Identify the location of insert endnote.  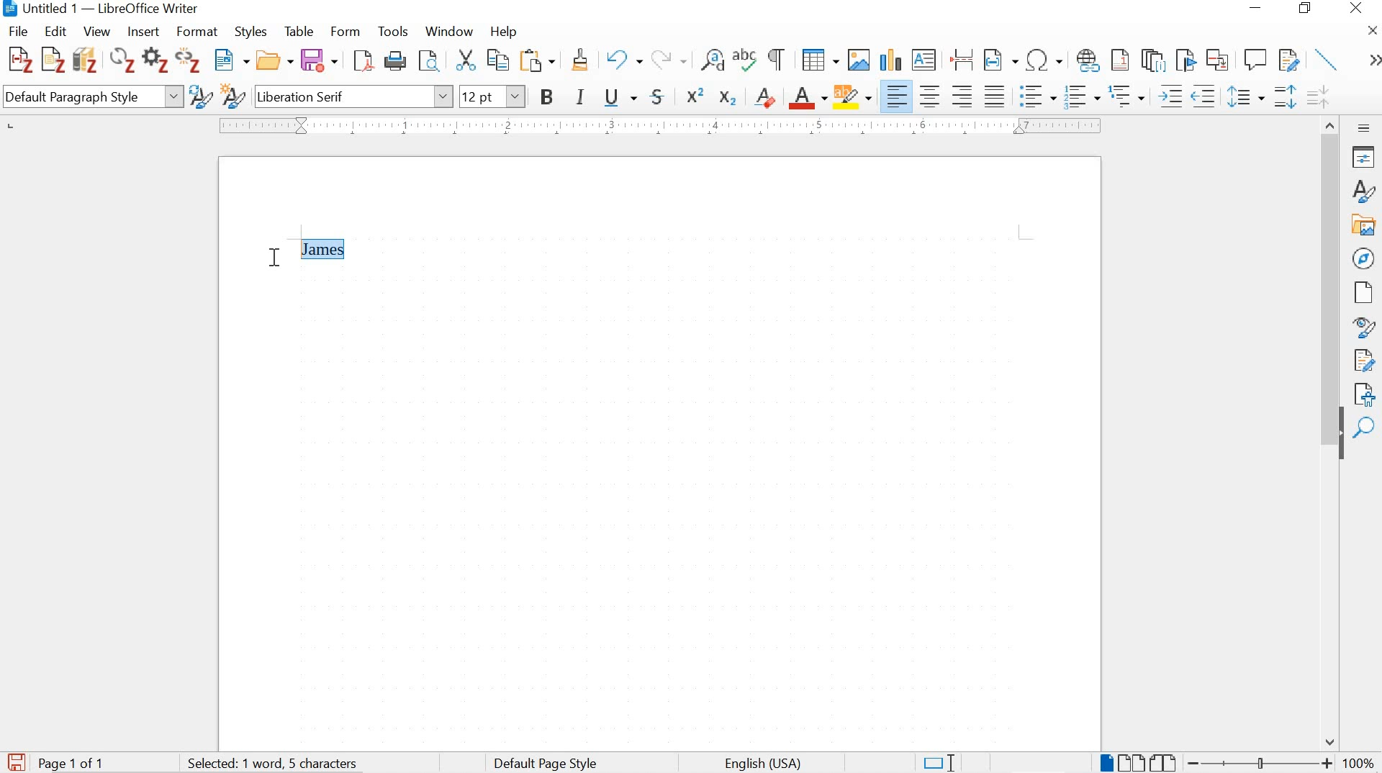
(1153, 60).